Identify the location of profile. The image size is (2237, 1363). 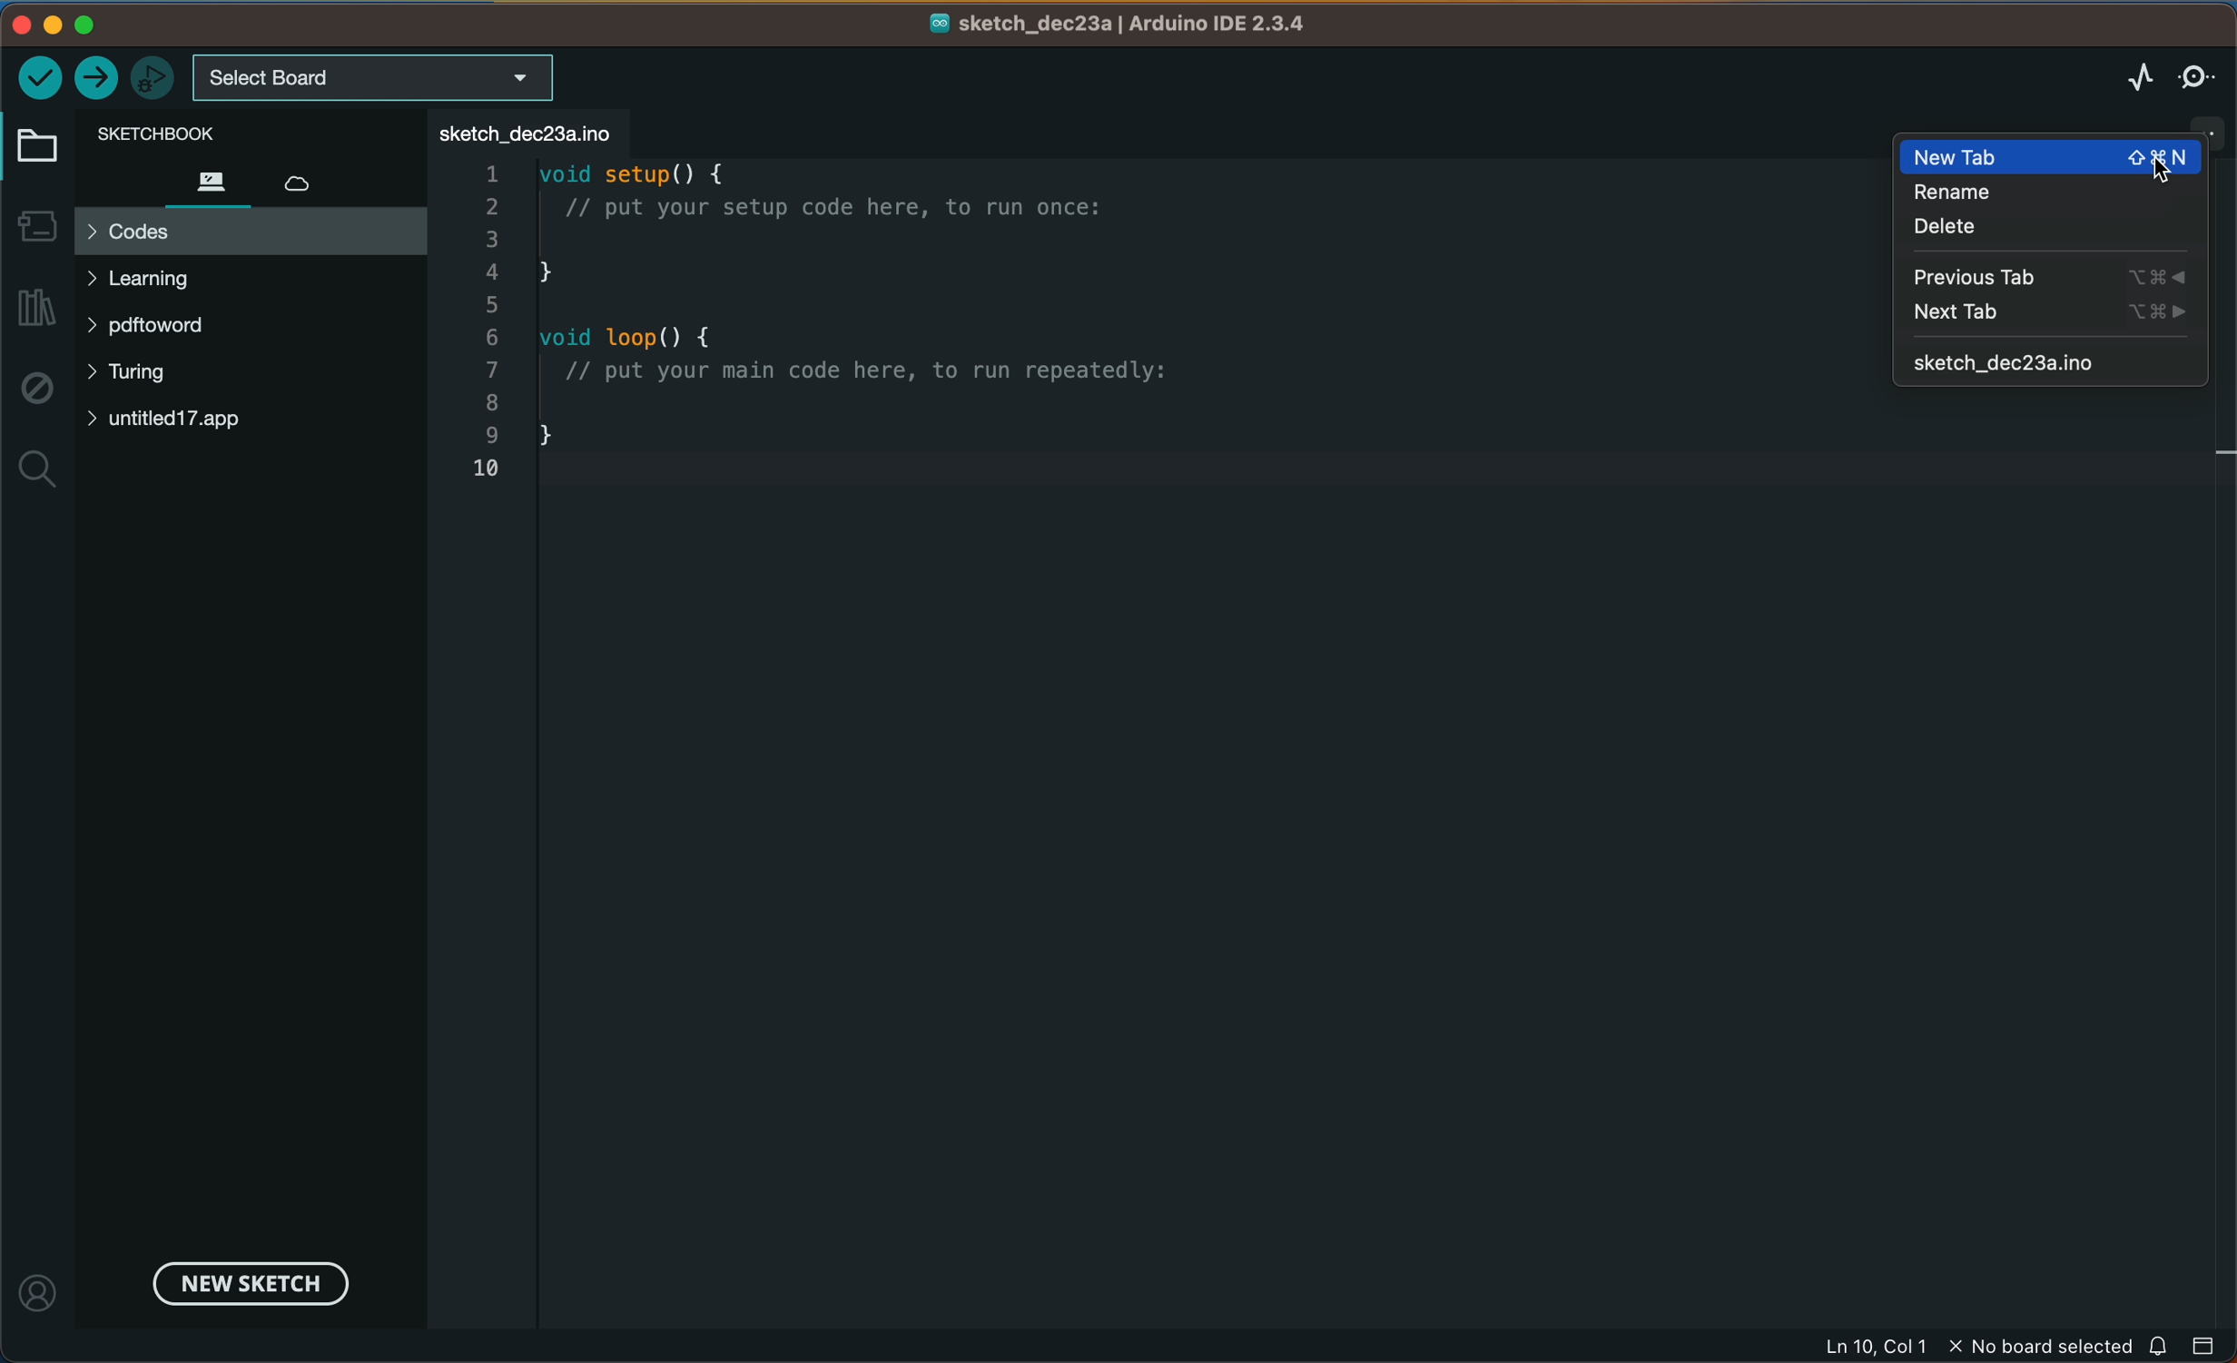
(41, 1283).